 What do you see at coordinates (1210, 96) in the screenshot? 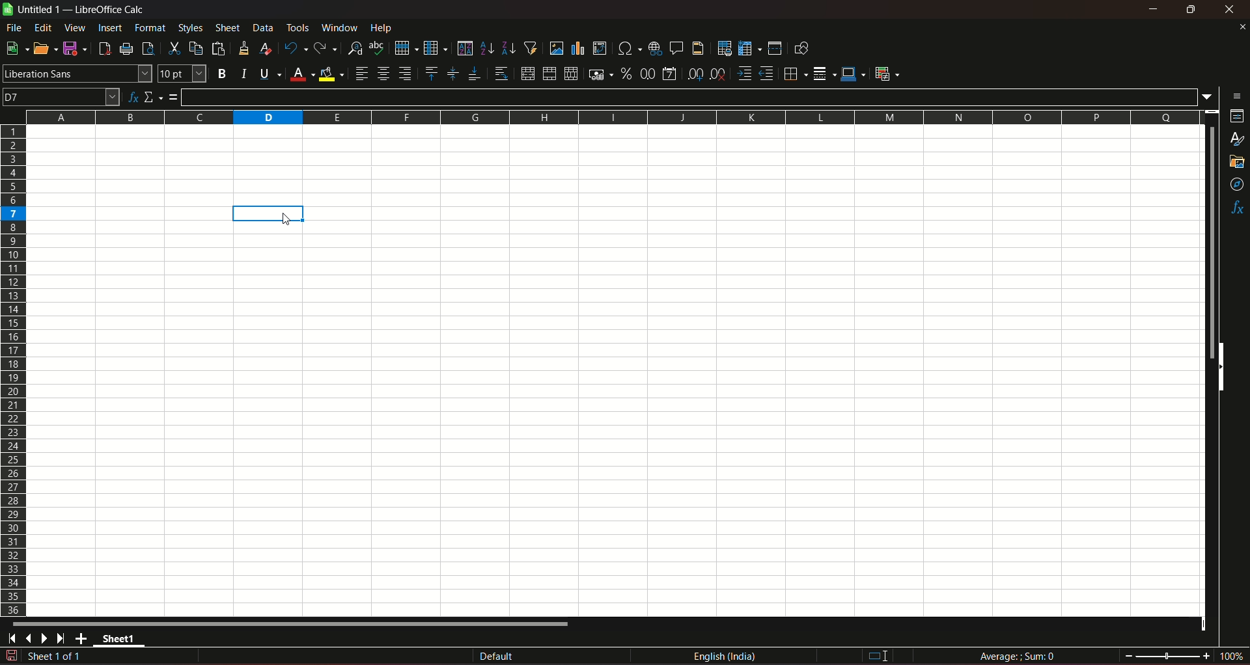
I see `expand formula bar` at bounding box center [1210, 96].